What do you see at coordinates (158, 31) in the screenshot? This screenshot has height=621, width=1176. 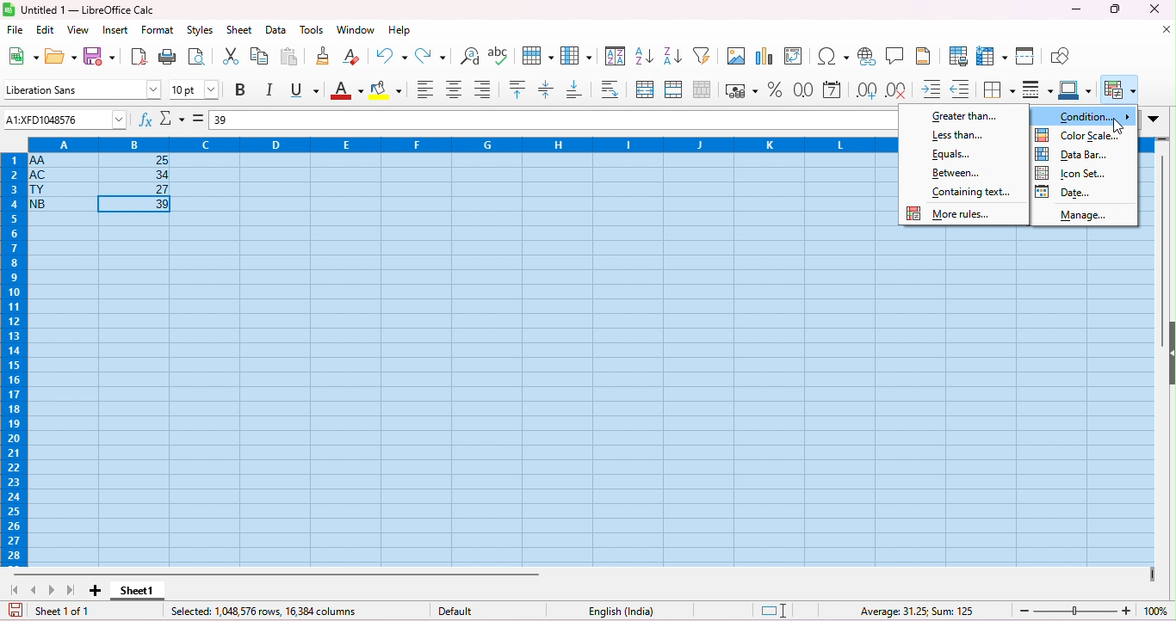 I see `format` at bounding box center [158, 31].